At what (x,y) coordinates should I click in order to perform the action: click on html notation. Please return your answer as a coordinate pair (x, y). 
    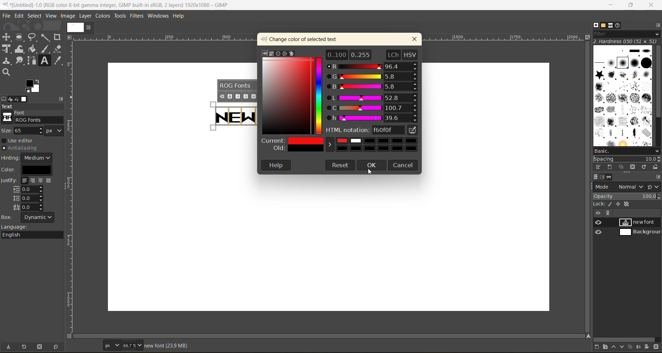
    Looking at the image, I should click on (374, 129).